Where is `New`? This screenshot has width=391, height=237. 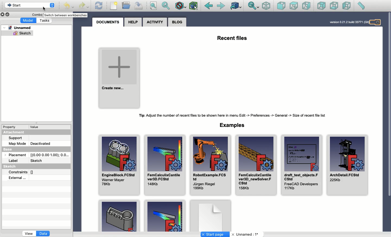
New is located at coordinates (114, 6).